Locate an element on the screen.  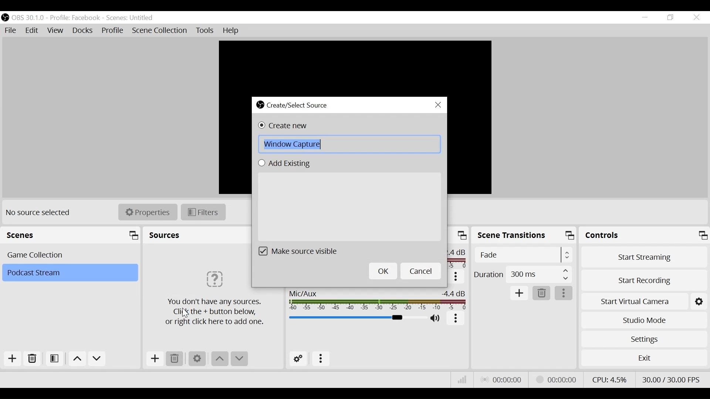
Help is located at coordinates (232, 31).